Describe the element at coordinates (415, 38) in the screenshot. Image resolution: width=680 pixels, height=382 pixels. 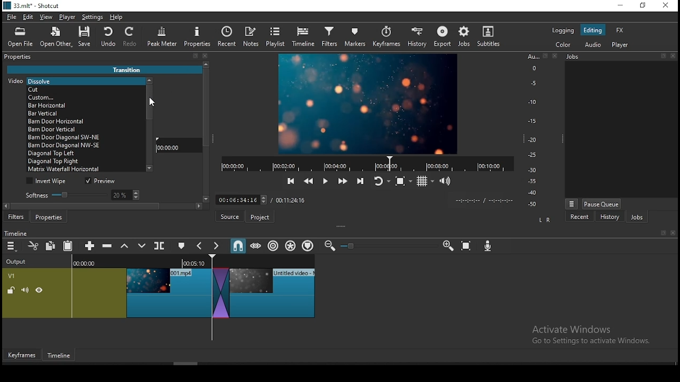
I see `history` at that location.